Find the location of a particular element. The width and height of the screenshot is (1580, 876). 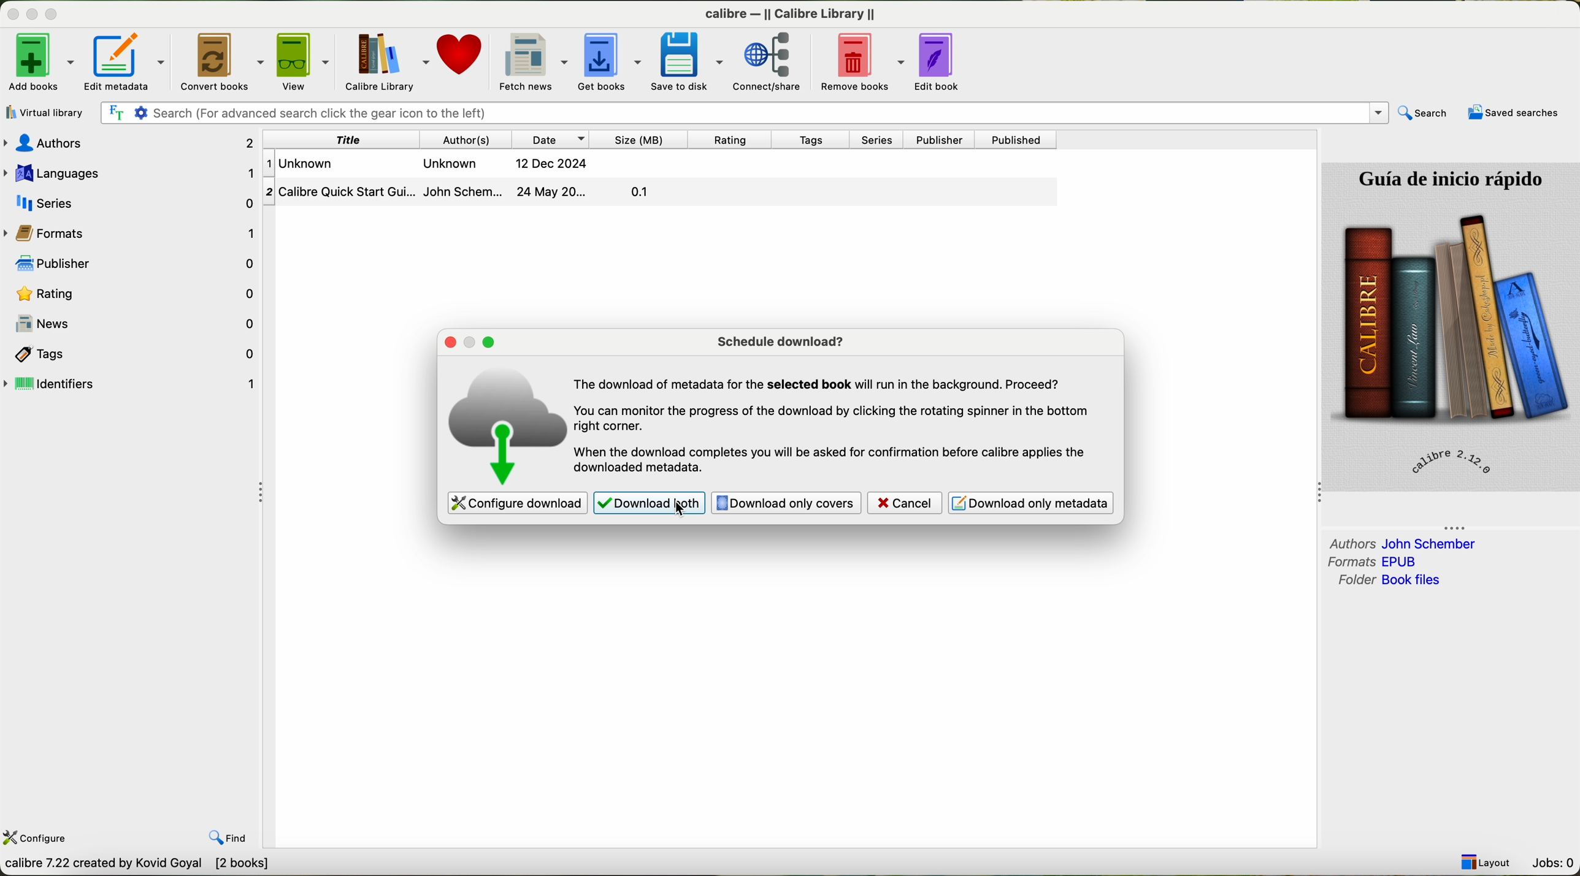

book is located at coordinates (478, 164).